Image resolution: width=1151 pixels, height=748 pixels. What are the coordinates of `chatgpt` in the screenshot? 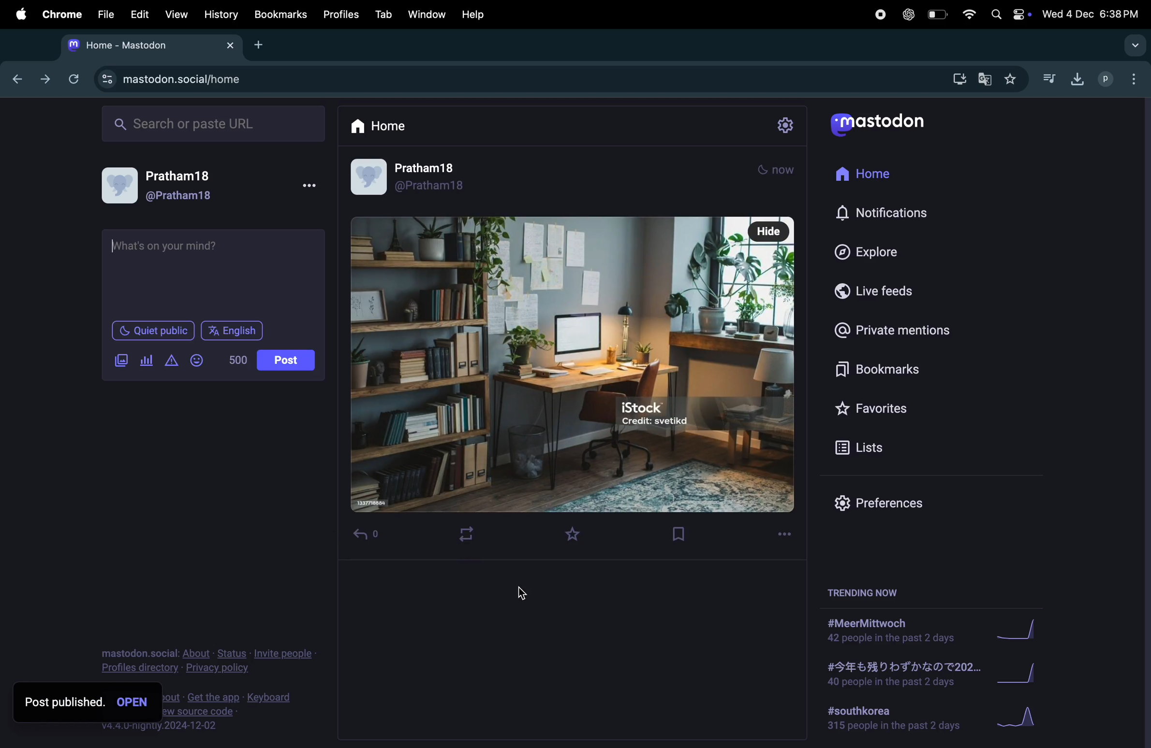 It's located at (907, 14).